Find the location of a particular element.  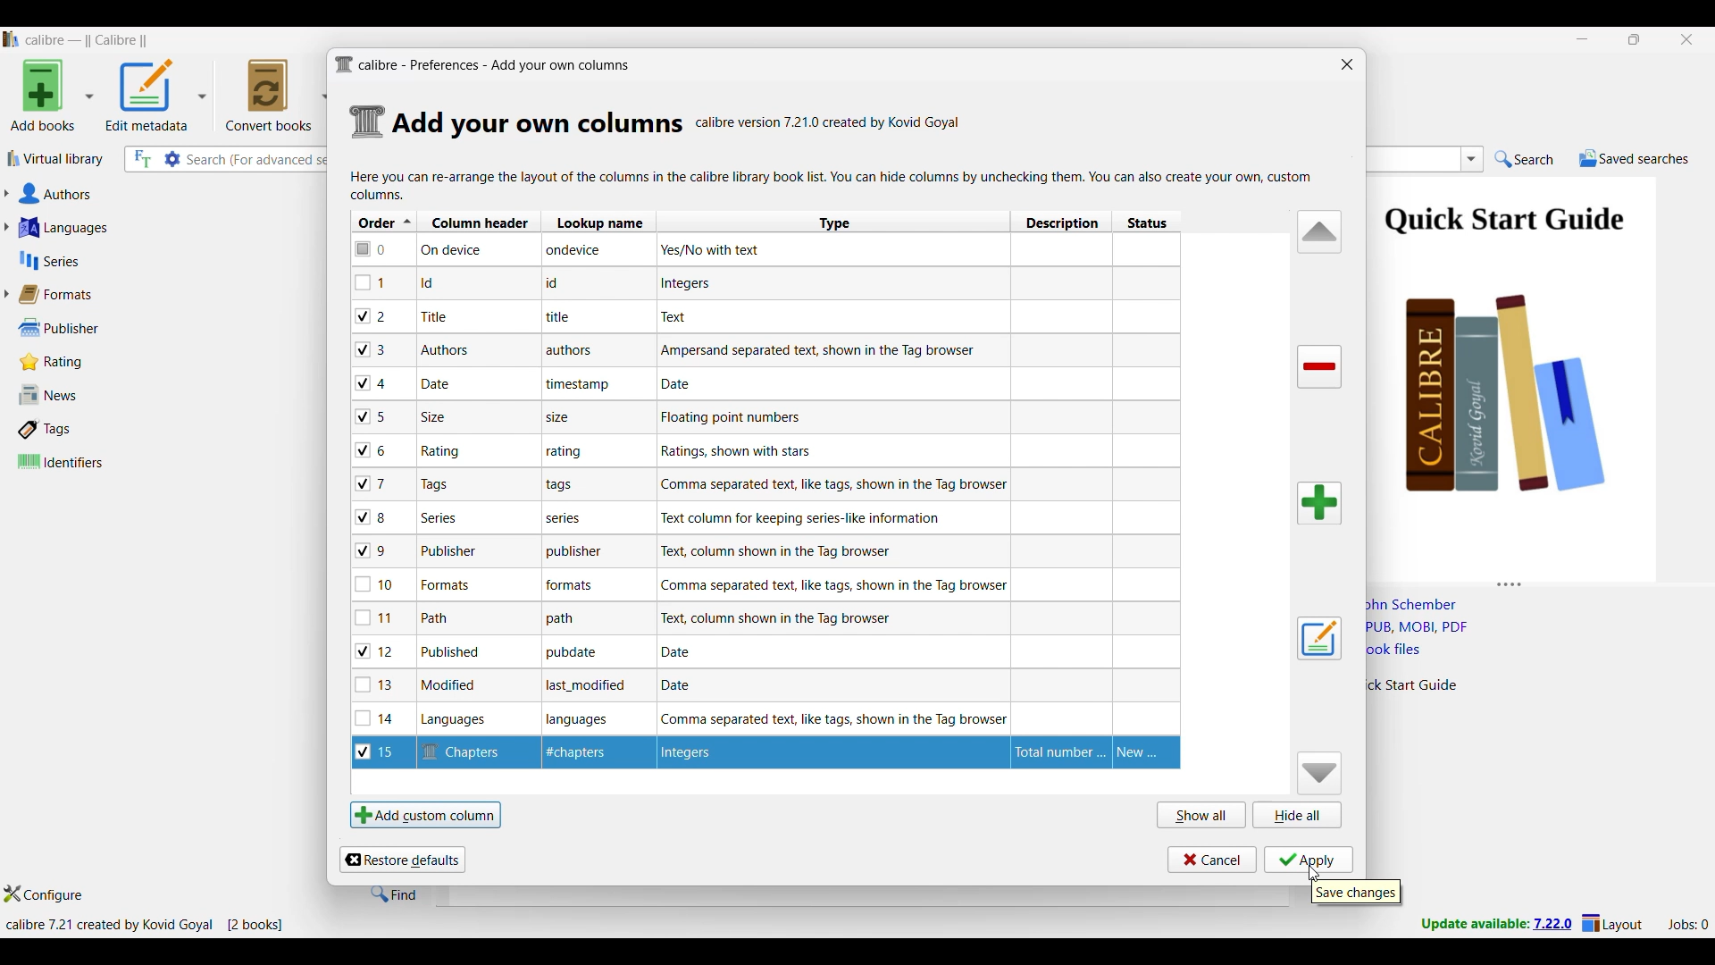

note is located at coordinates (561, 485).